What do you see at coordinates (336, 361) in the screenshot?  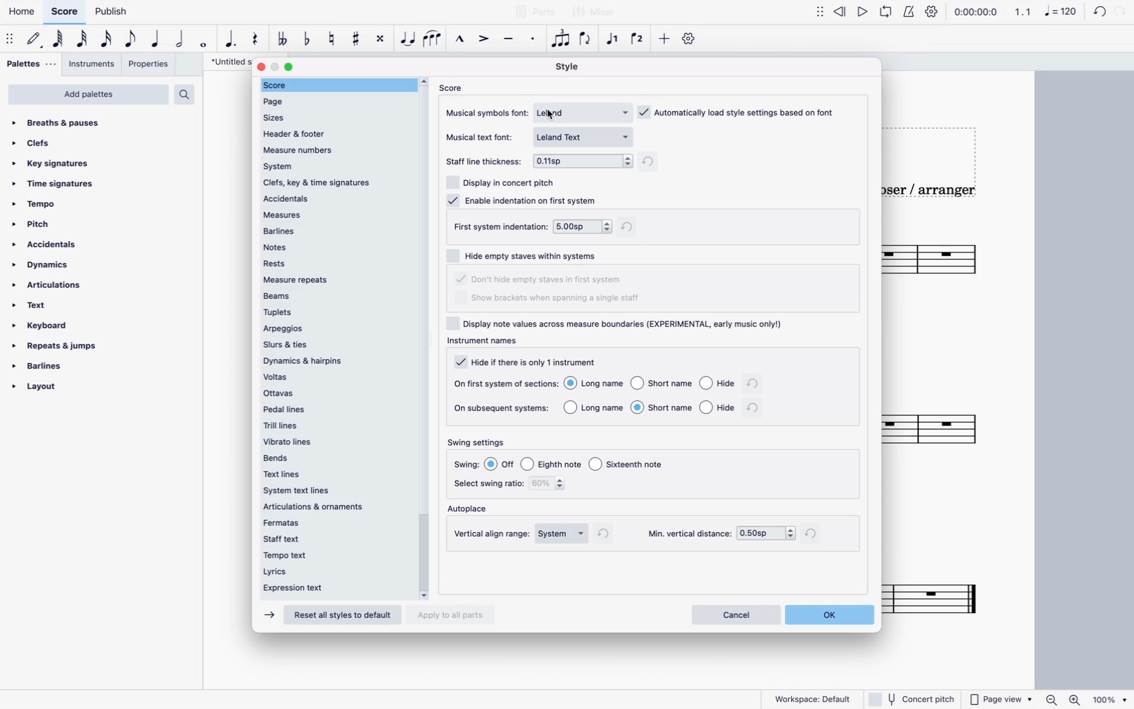 I see `dynamics & harpins` at bounding box center [336, 361].